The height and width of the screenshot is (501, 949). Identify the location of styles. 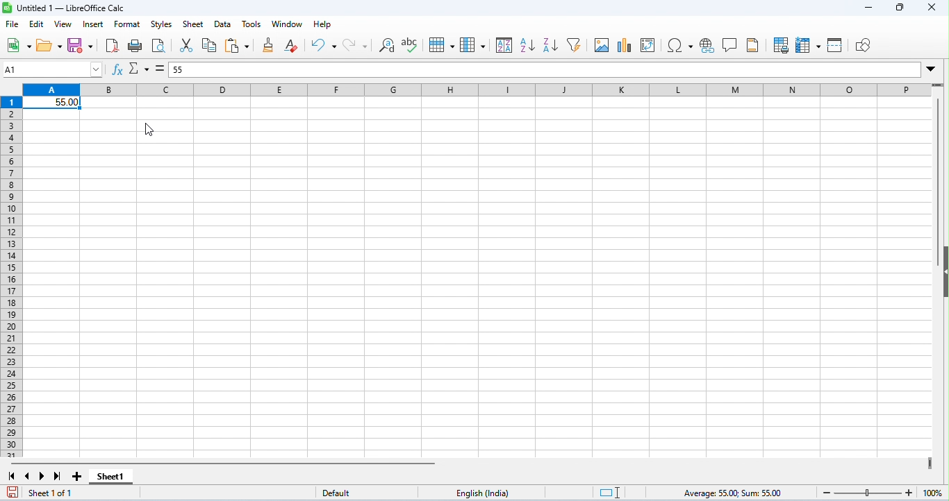
(161, 24).